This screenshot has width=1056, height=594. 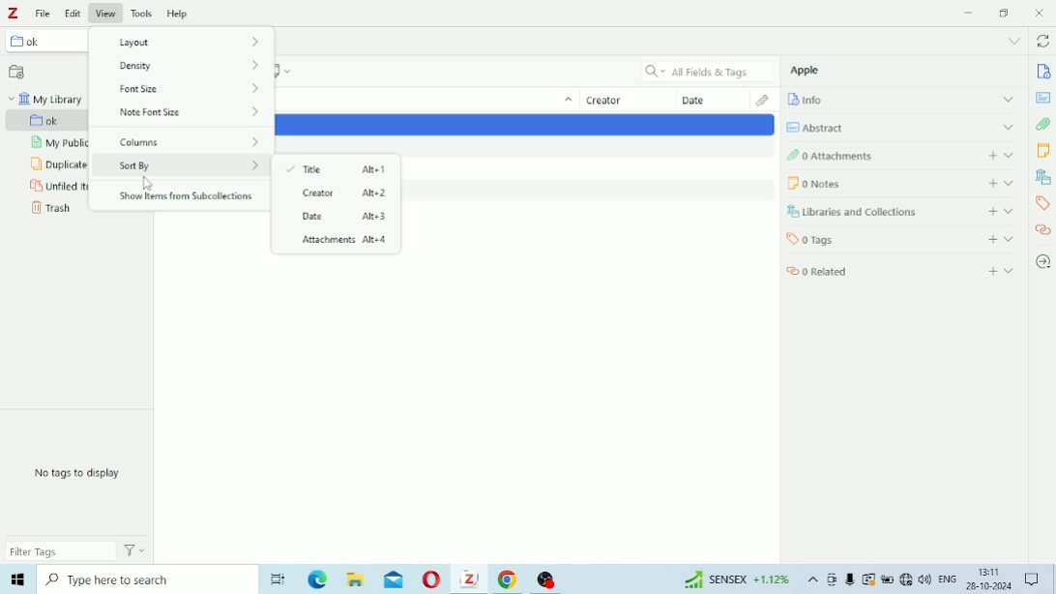 I want to click on expand, so click(x=1010, y=238).